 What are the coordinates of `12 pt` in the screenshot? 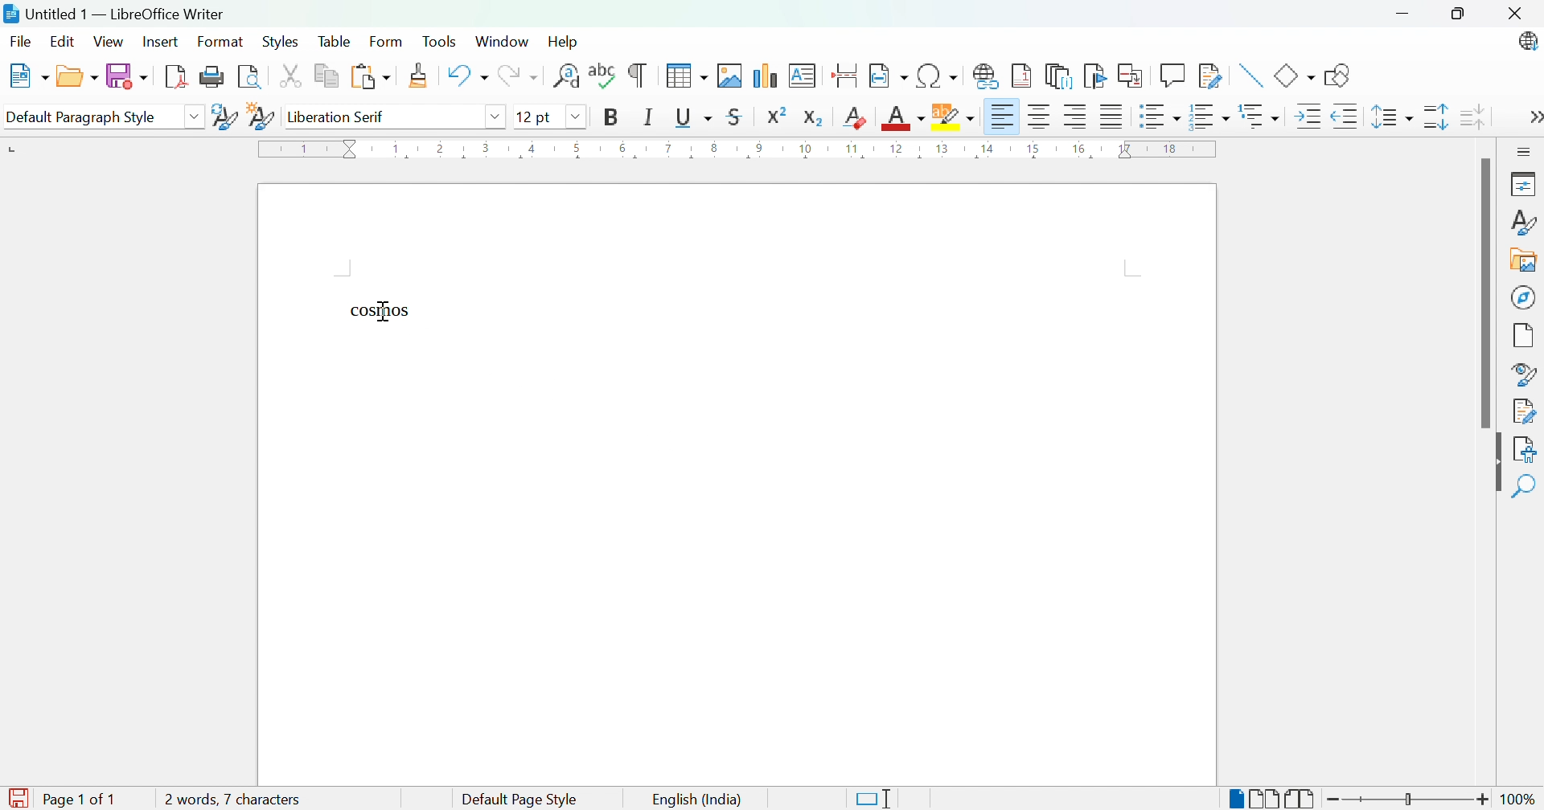 It's located at (538, 117).